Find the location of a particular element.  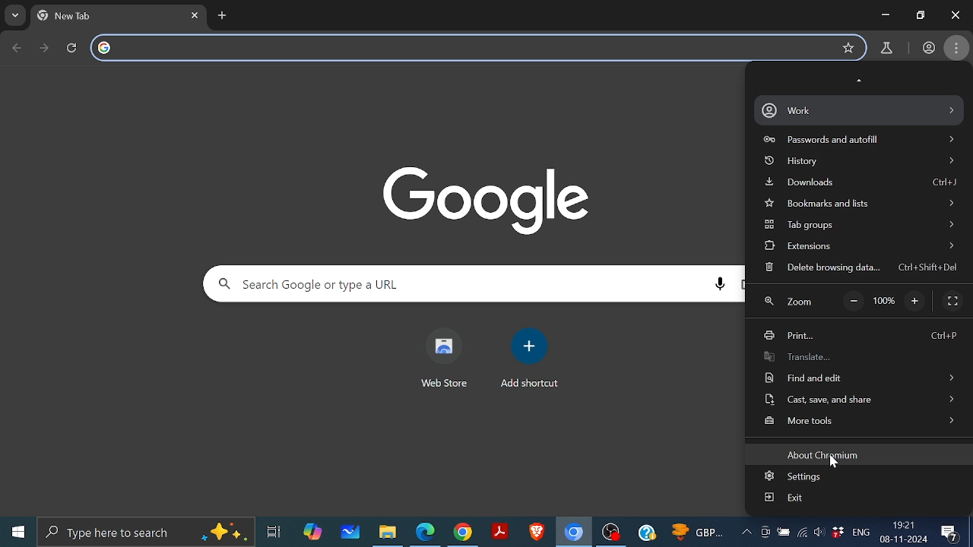

Add shortcut is located at coordinates (531, 345).